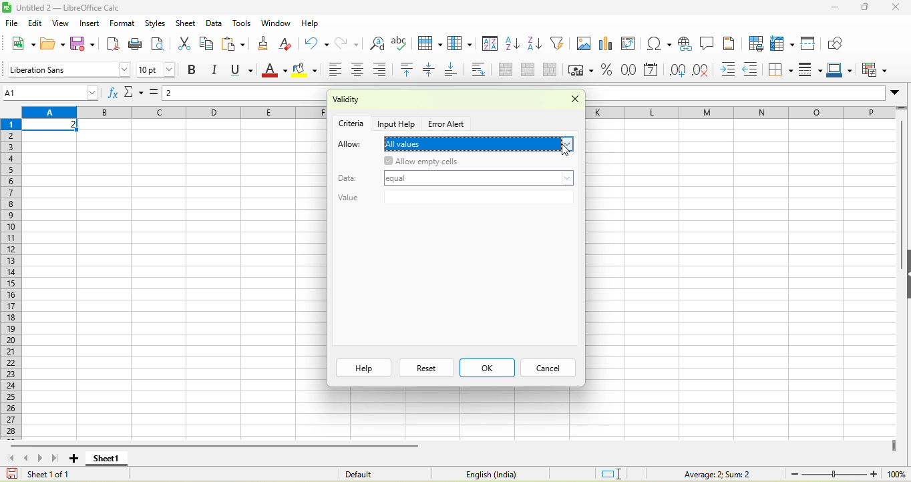 This screenshot has height=482, width=911. I want to click on merge, so click(532, 71).